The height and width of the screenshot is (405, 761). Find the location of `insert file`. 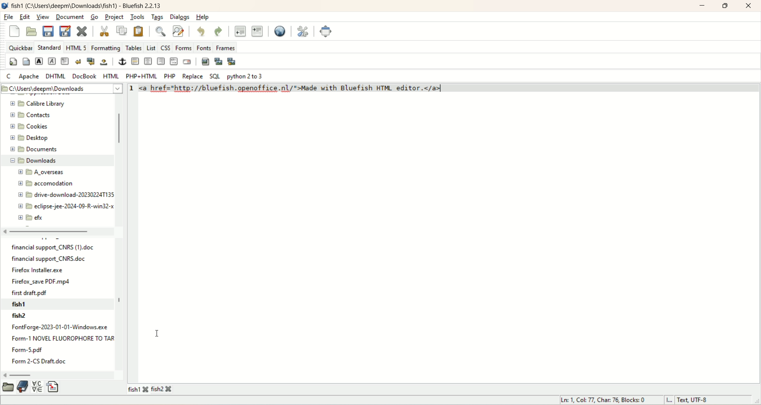

insert file is located at coordinates (54, 387).